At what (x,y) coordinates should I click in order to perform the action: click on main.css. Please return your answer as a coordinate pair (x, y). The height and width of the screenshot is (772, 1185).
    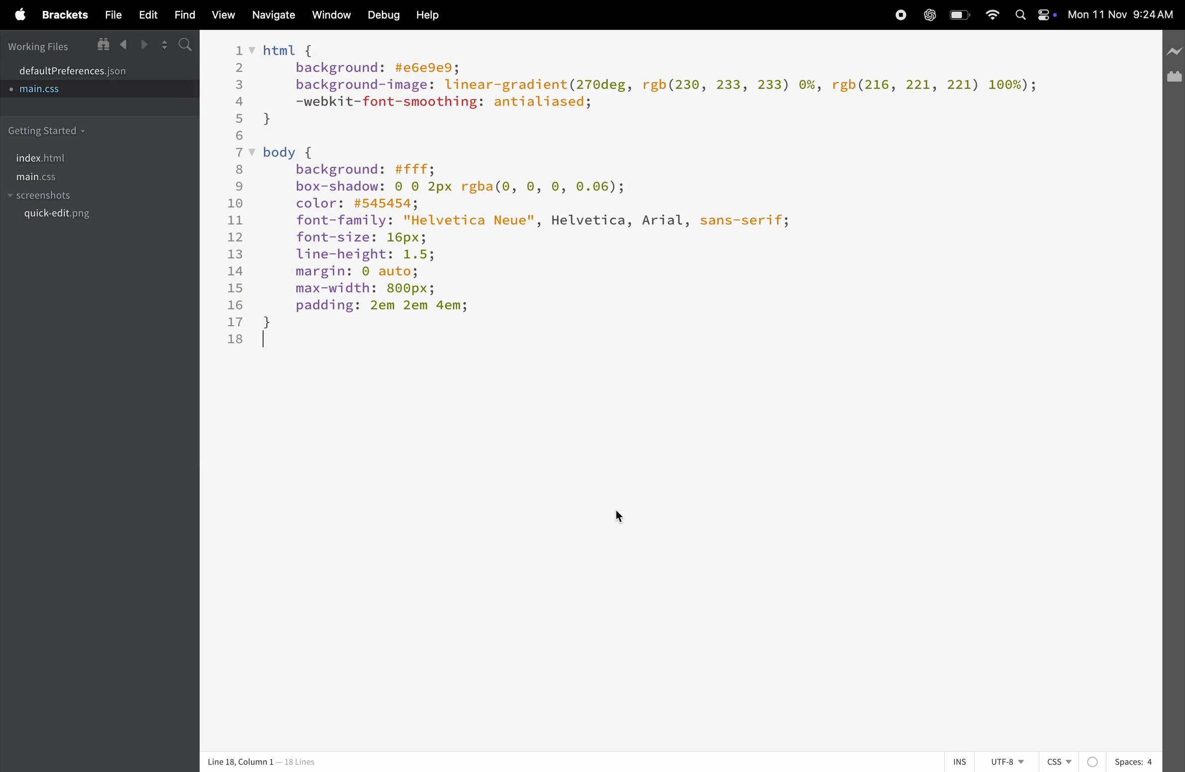
    Looking at the image, I should click on (54, 177).